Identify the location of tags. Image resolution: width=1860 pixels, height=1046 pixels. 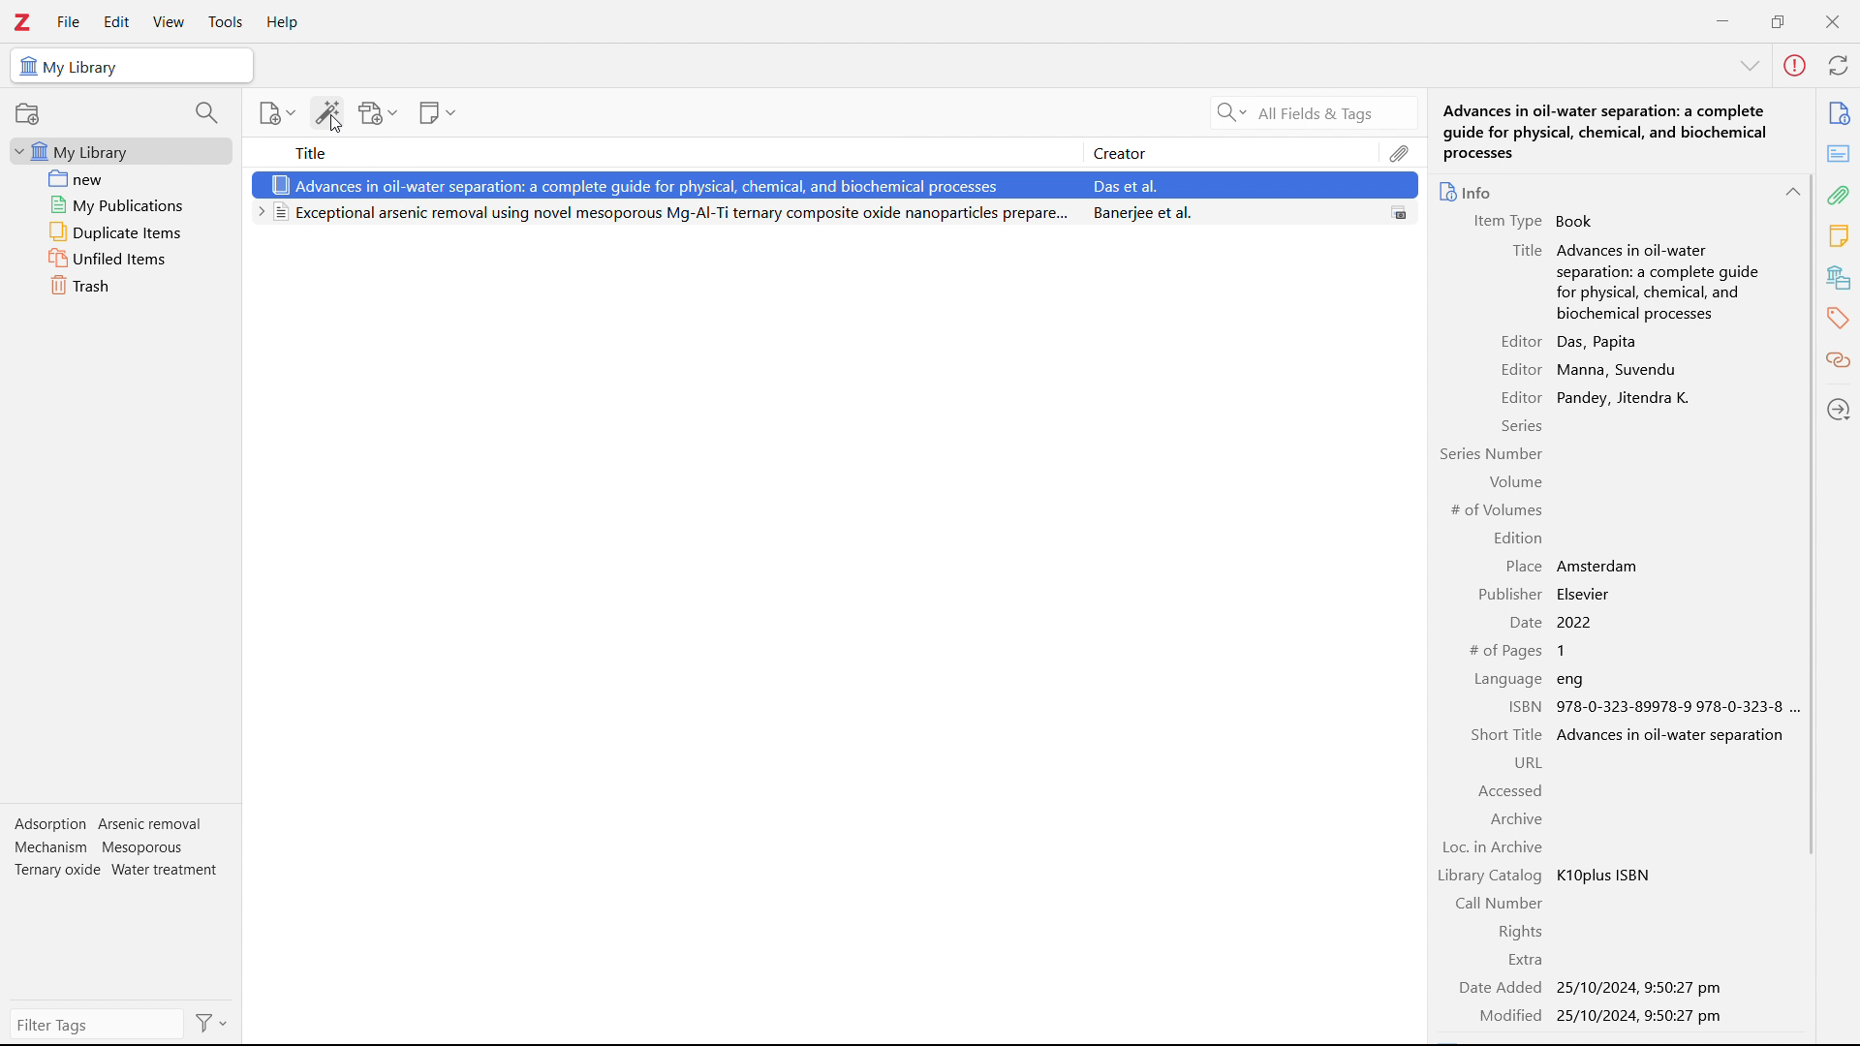
(1840, 317).